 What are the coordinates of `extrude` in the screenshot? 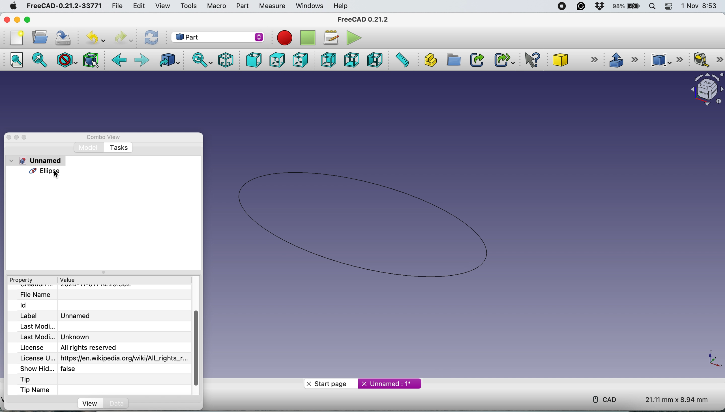 It's located at (625, 61).